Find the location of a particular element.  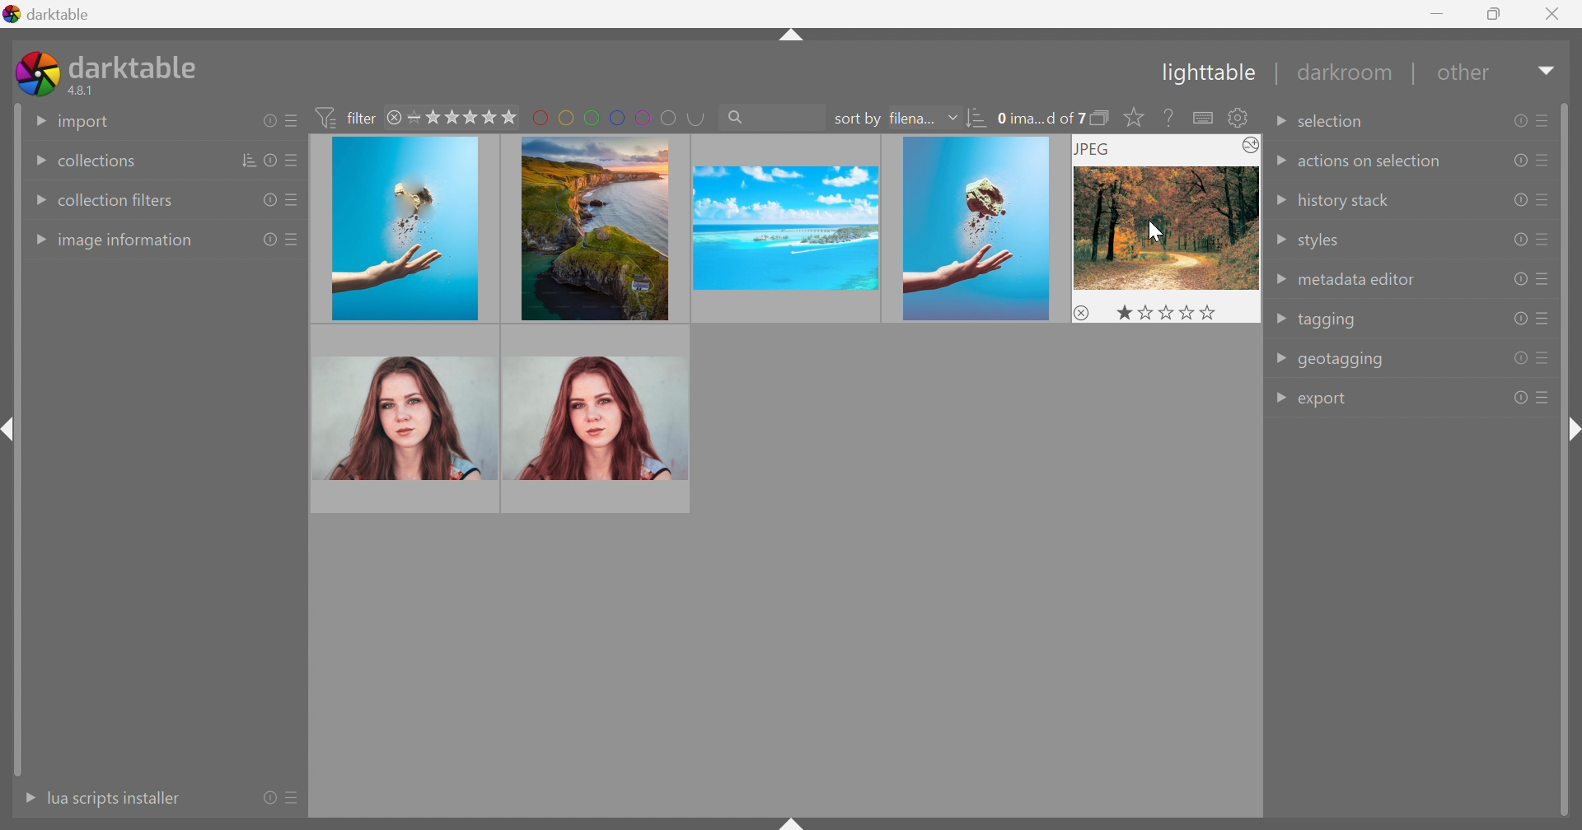

Drop Down is located at coordinates (952, 117).